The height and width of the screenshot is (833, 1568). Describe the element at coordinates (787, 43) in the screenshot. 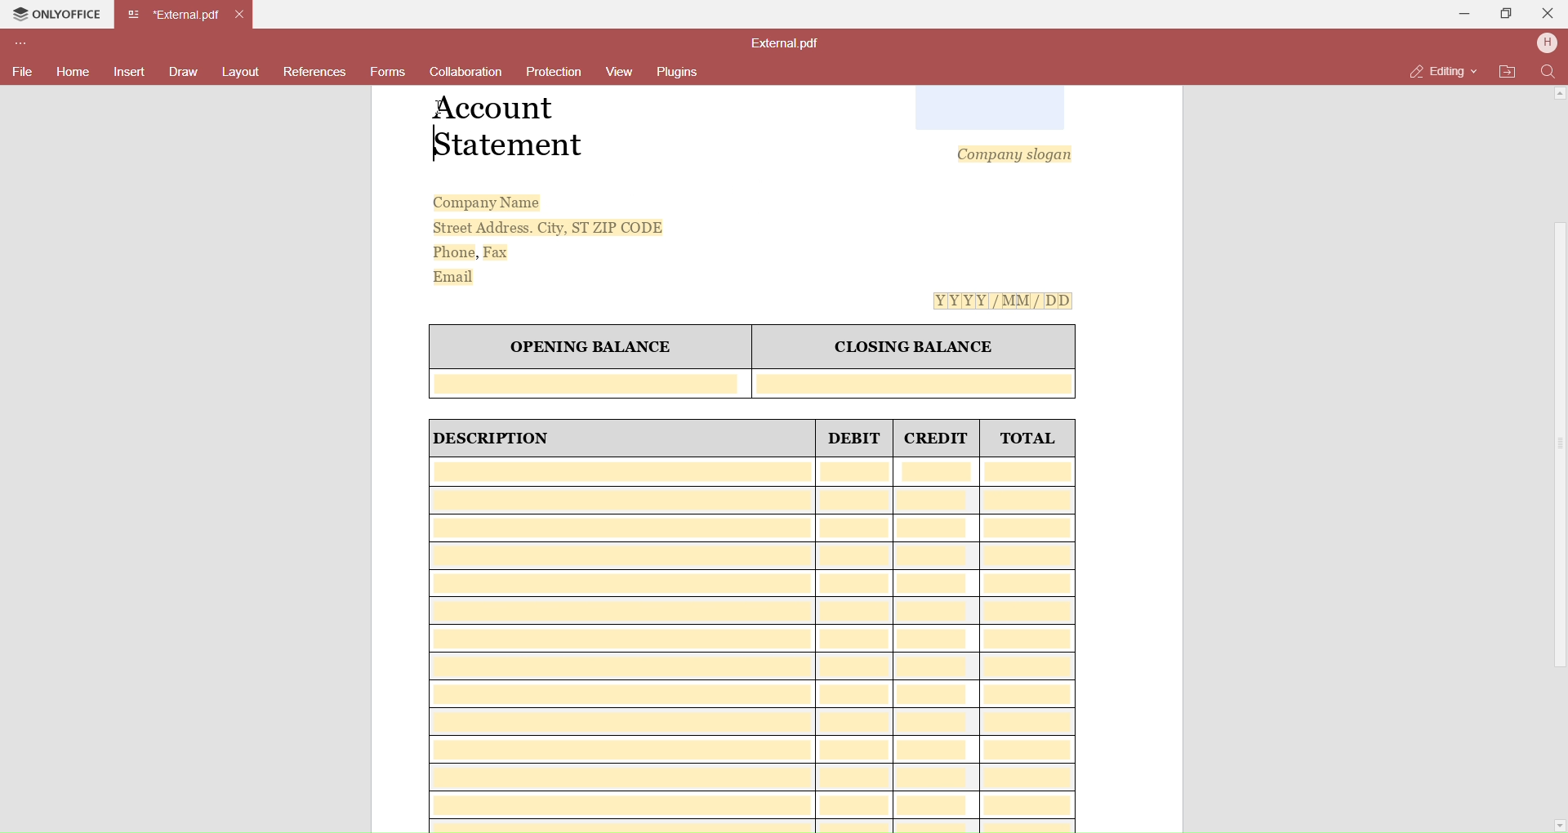

I see `File name` at that location.